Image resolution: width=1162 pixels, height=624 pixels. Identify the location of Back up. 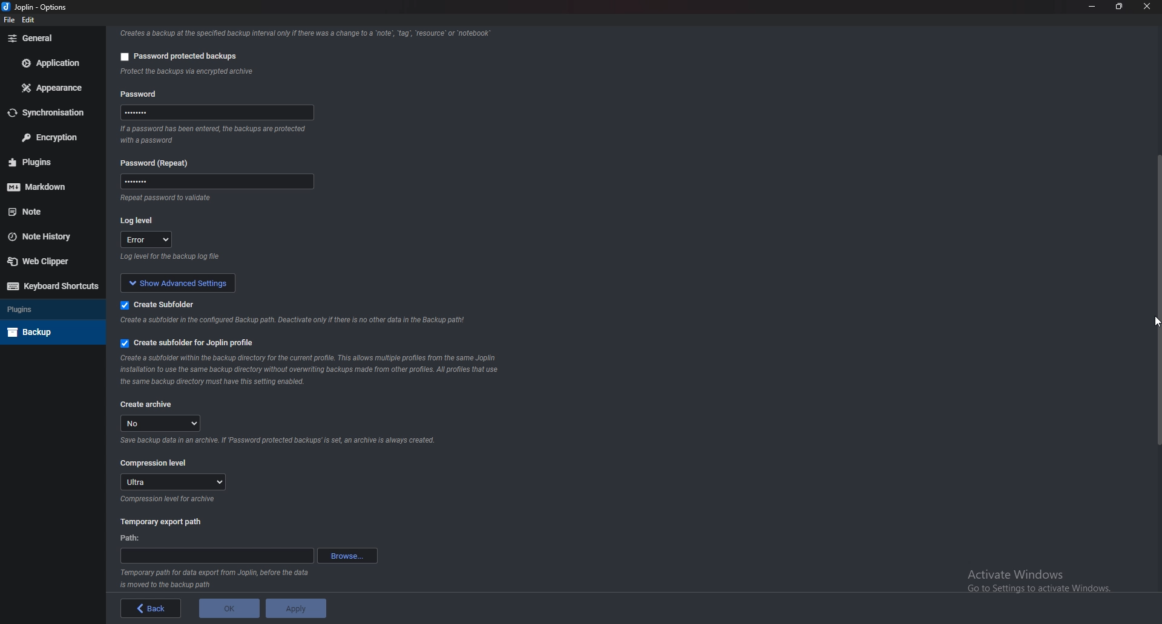
(50, 331).